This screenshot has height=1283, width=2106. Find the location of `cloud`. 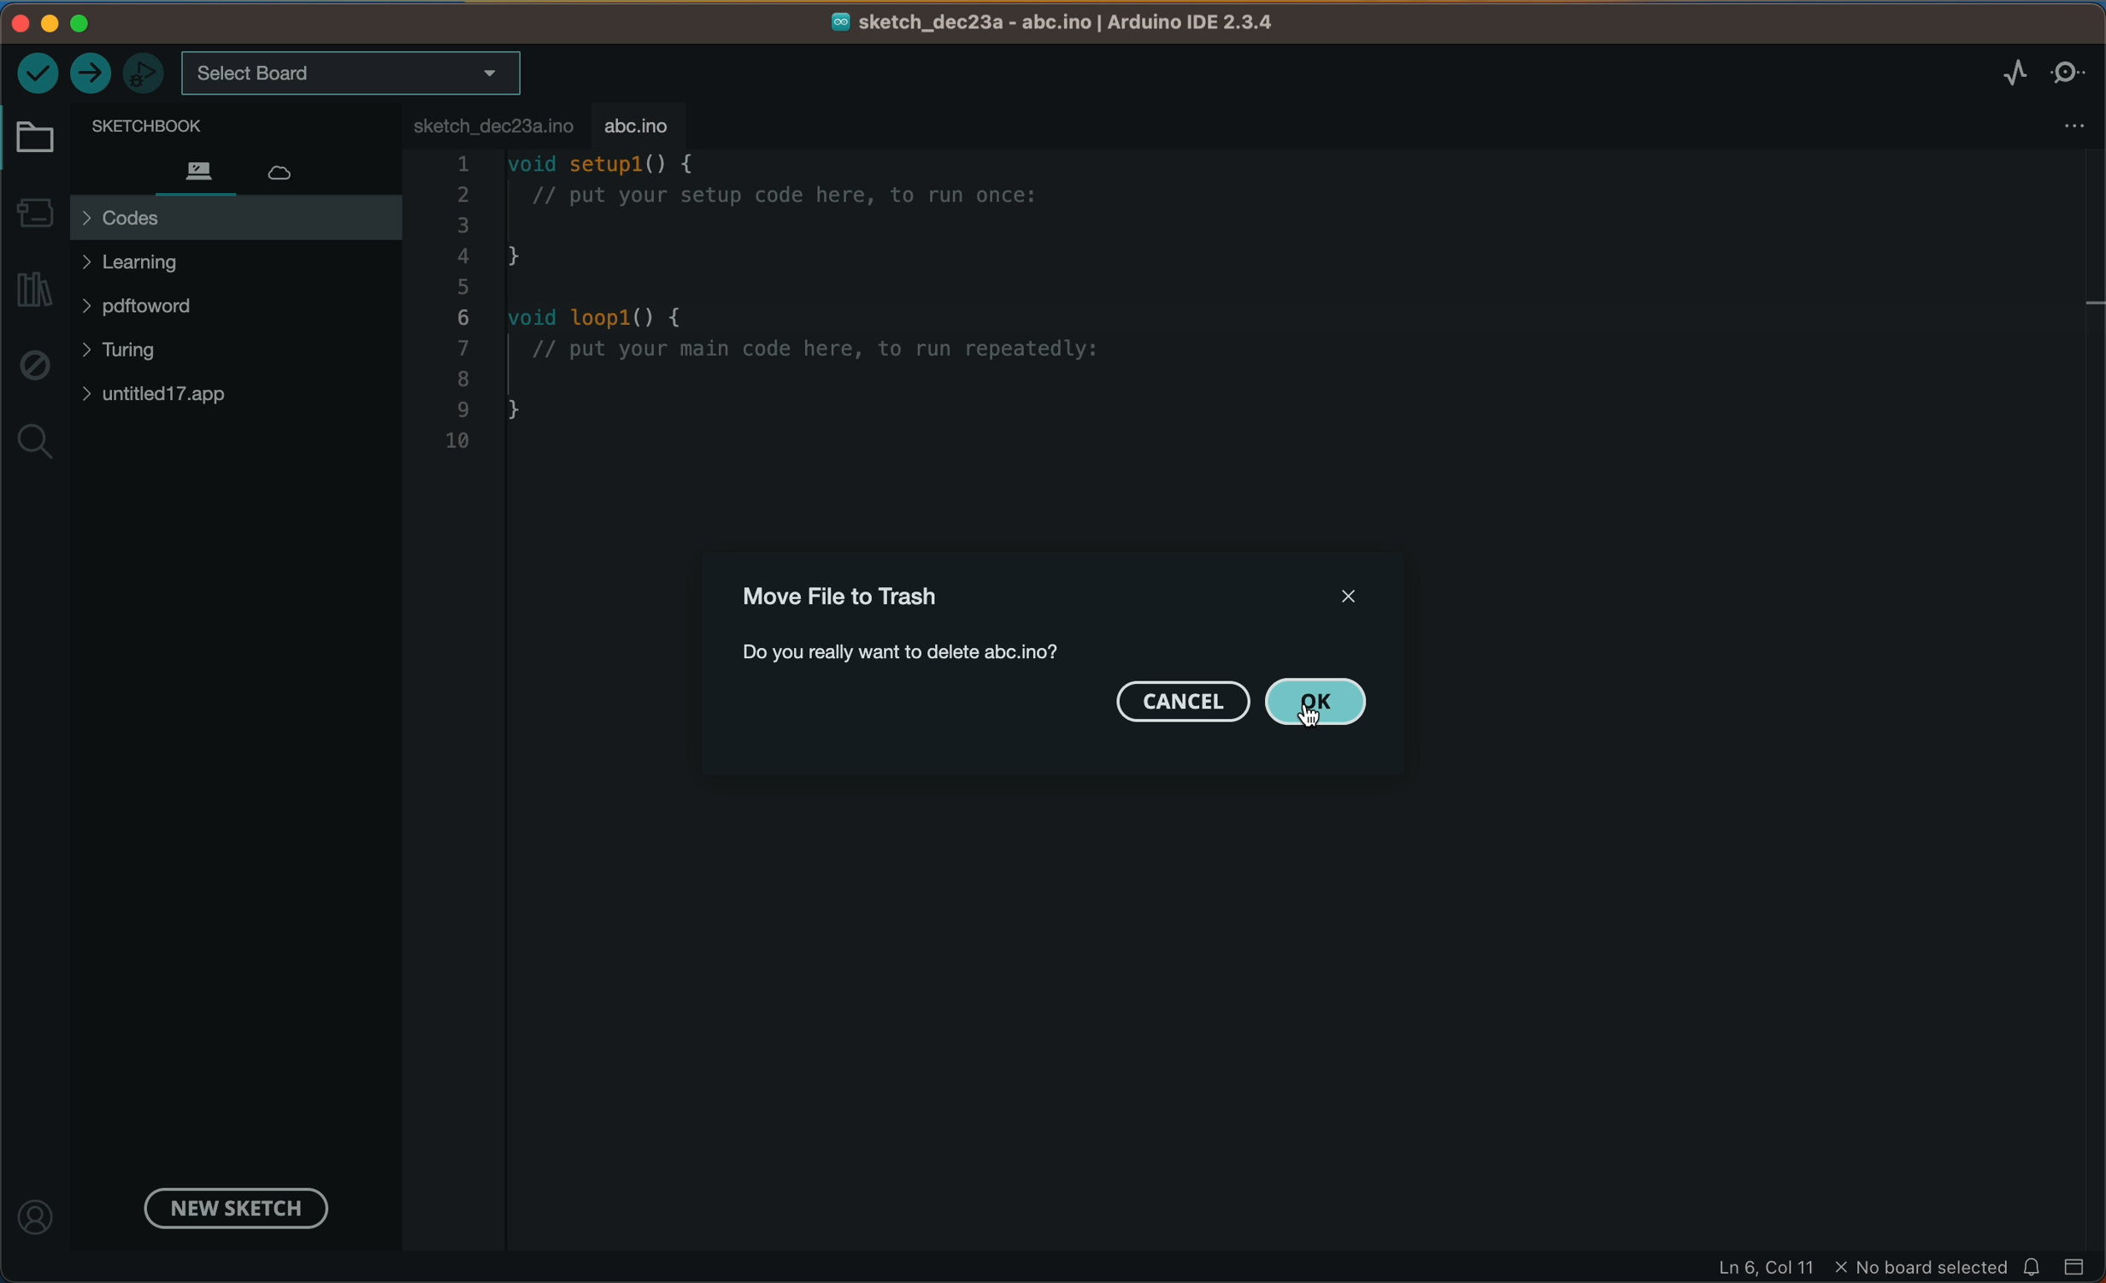

cloud is located at coordinates (292, 168).